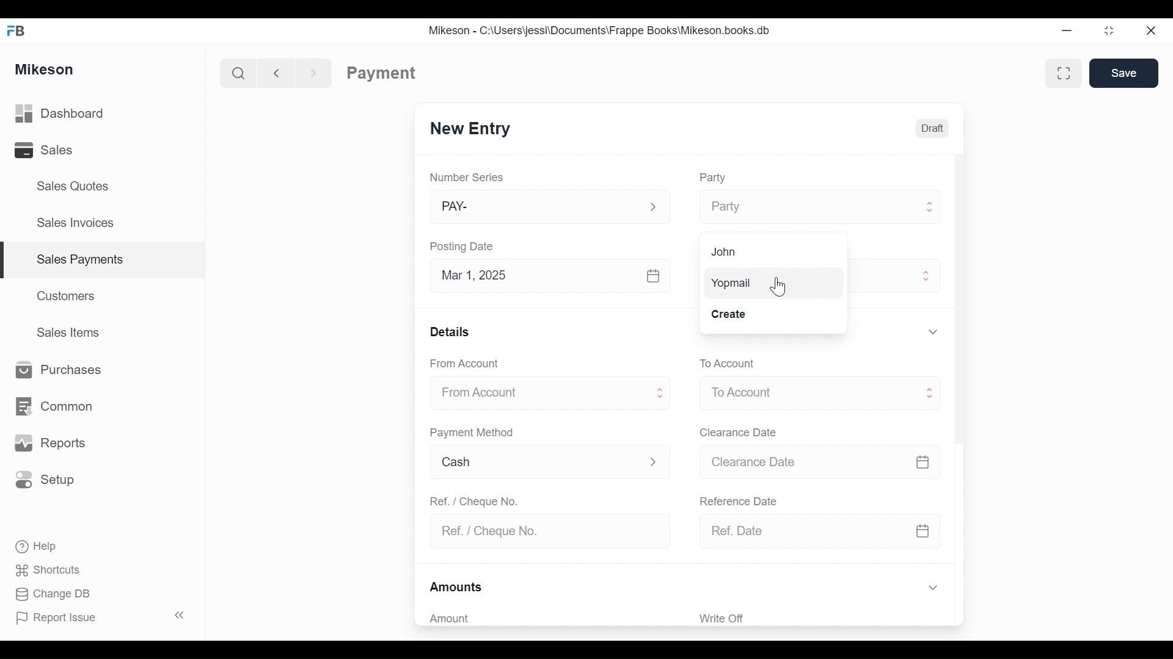 The width and height of the screenshot is (1173, 659). Describe the element at coordinates (601, 31) in the screenshot. I see `Mikeson - C:\Users\jessi\Documents\Frappe Books\Mikeson.books.db` at that location.